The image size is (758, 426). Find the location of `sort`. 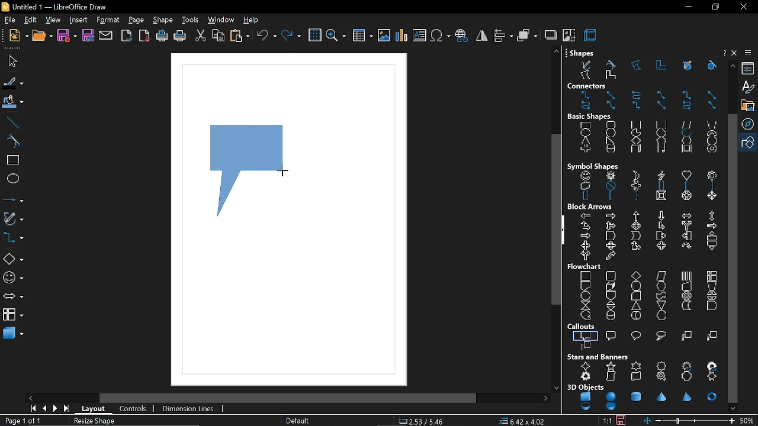

sort is located at coordinates (610, 305).